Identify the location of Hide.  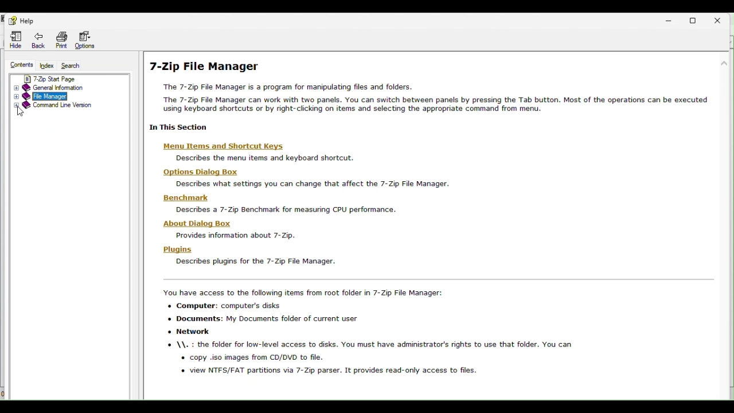
(14, 38).